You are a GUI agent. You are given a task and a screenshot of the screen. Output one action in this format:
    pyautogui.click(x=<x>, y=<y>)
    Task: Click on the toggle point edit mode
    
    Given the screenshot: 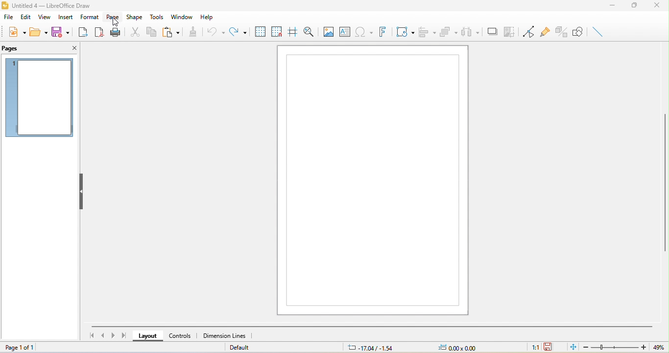 What is the action you would take?
    pyautogui.click(x=529, y=32)
    